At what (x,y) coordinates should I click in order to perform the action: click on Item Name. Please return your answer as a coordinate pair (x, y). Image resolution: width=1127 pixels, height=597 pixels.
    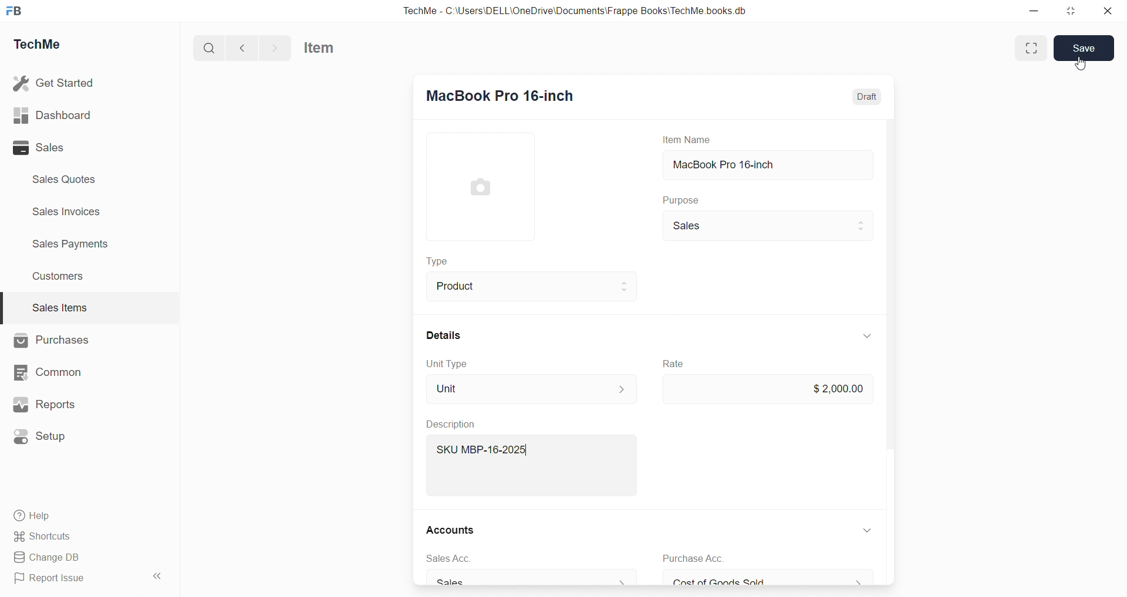
    Looking at the image, I should click on (685, 140).